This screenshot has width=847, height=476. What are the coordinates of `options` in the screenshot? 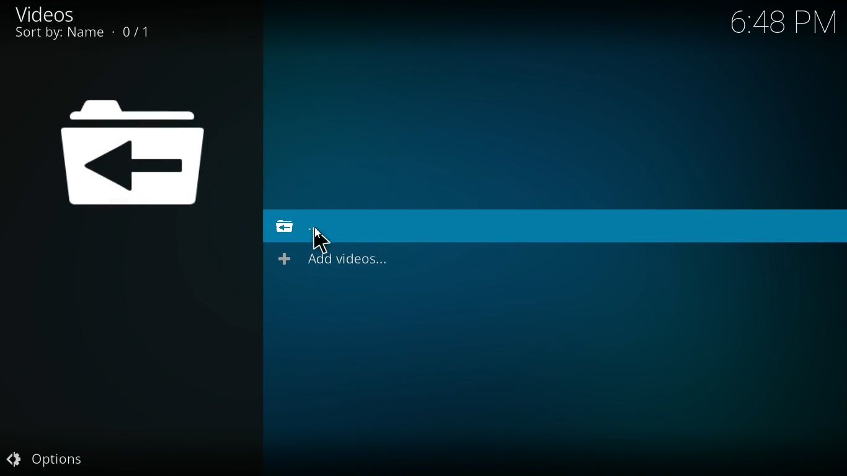 It's located at (49, 456).